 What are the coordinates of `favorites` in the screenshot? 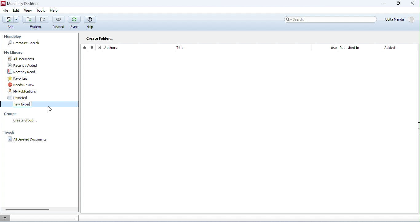 It's located at (41, 78).